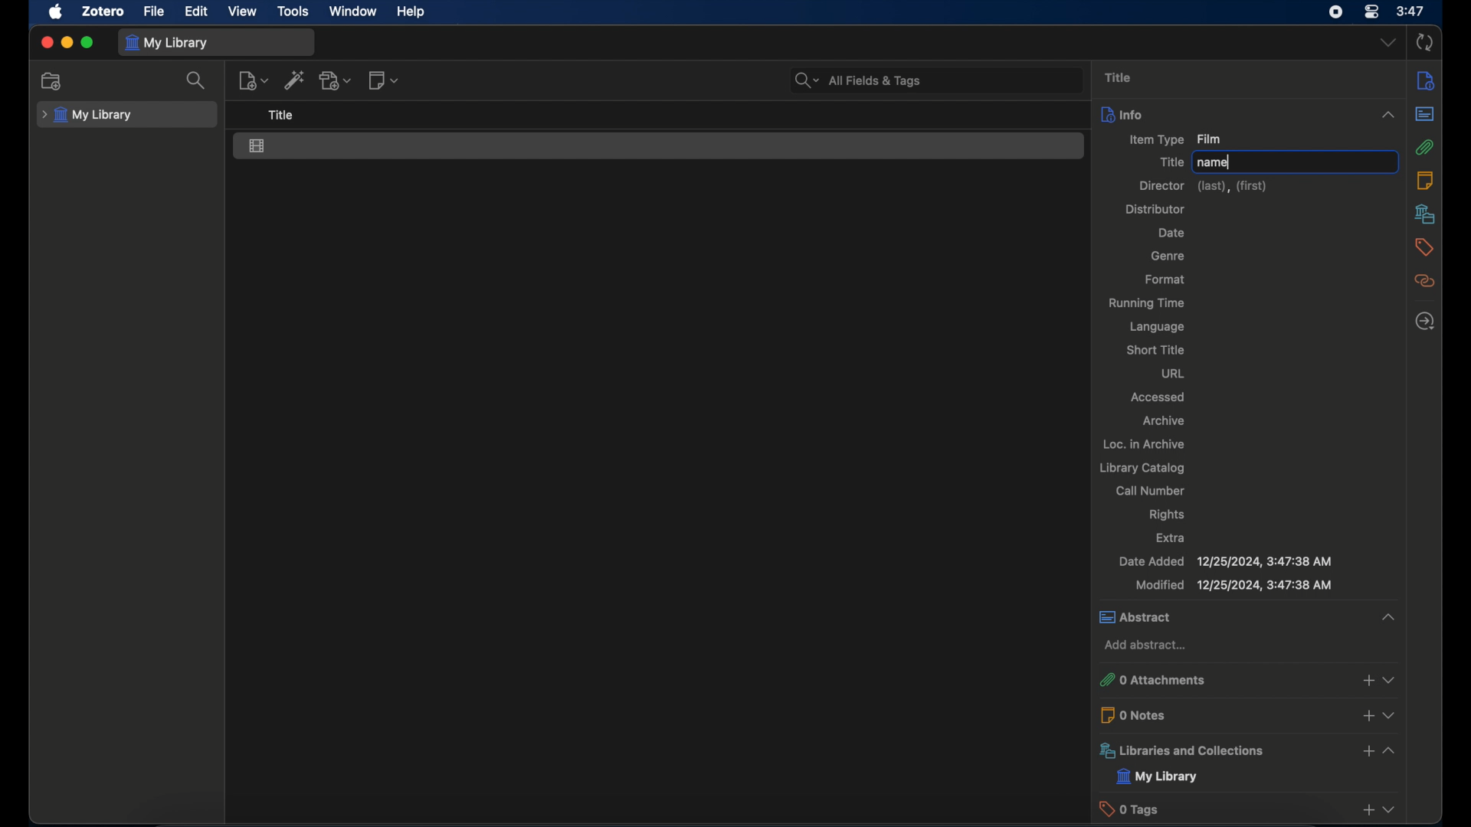 This screenshot has height=827, width=1471. Describe the element at coordinates (1155, 349) in the screenshot. I see `short title` at that location.